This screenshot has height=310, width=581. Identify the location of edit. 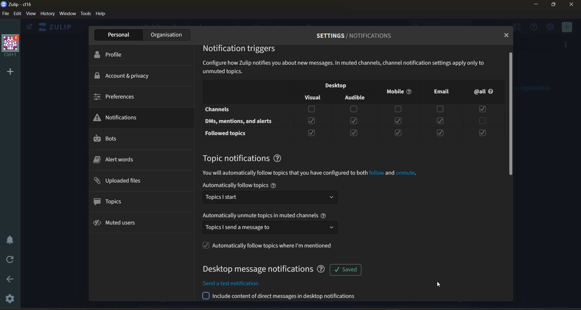
(17, 14).